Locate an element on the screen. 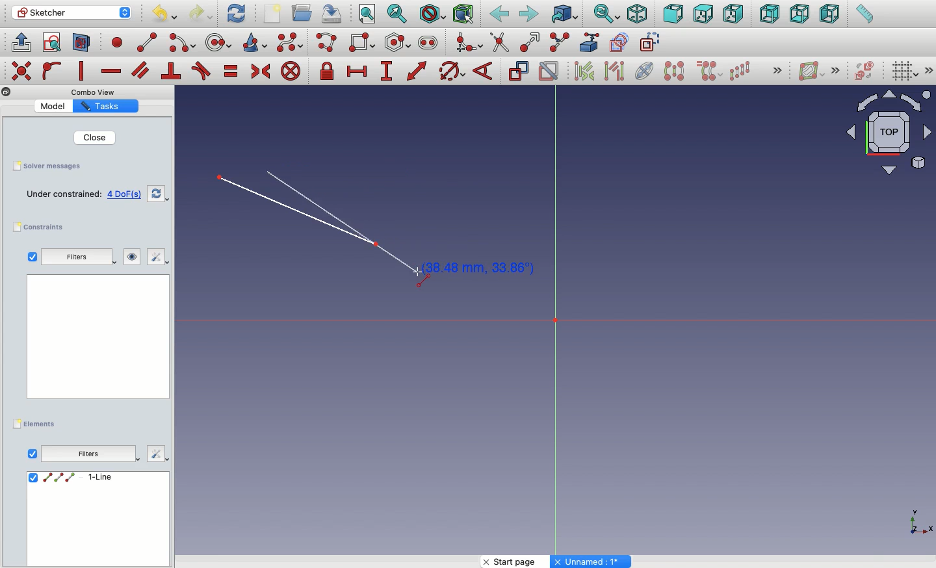 This screenshot has width=936, height=568. Constrain point on to object is located at coordinates (52, 72).